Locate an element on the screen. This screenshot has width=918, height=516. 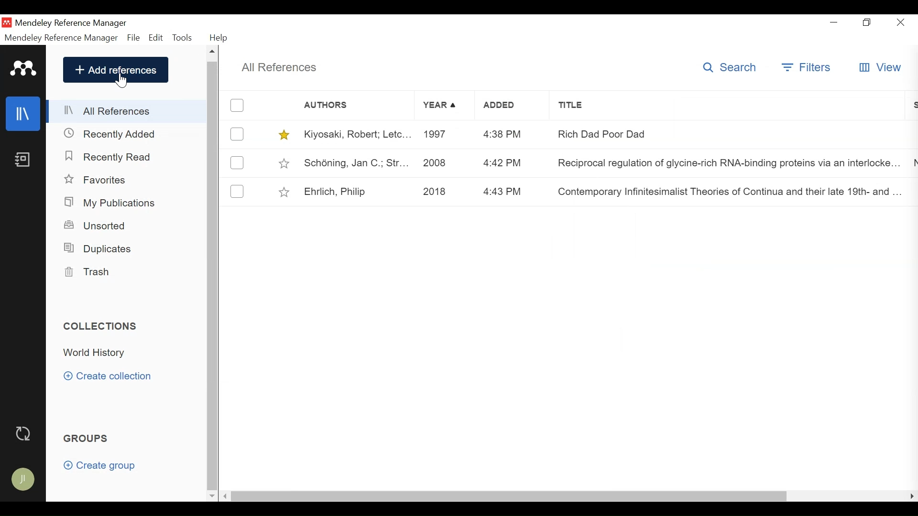
4:43 PM is located at coordinates (503, 190).